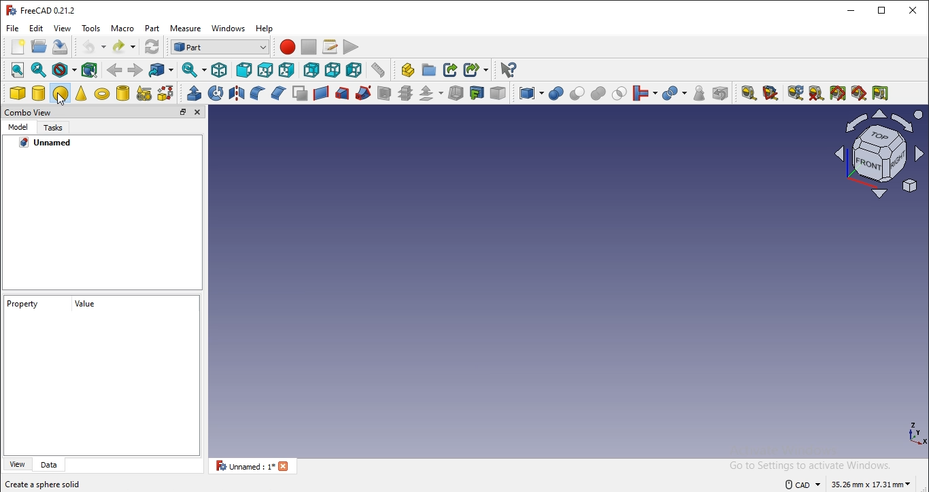 The width and height of the screenshot is (929, 492). I want to click on data, so click(49, 465).